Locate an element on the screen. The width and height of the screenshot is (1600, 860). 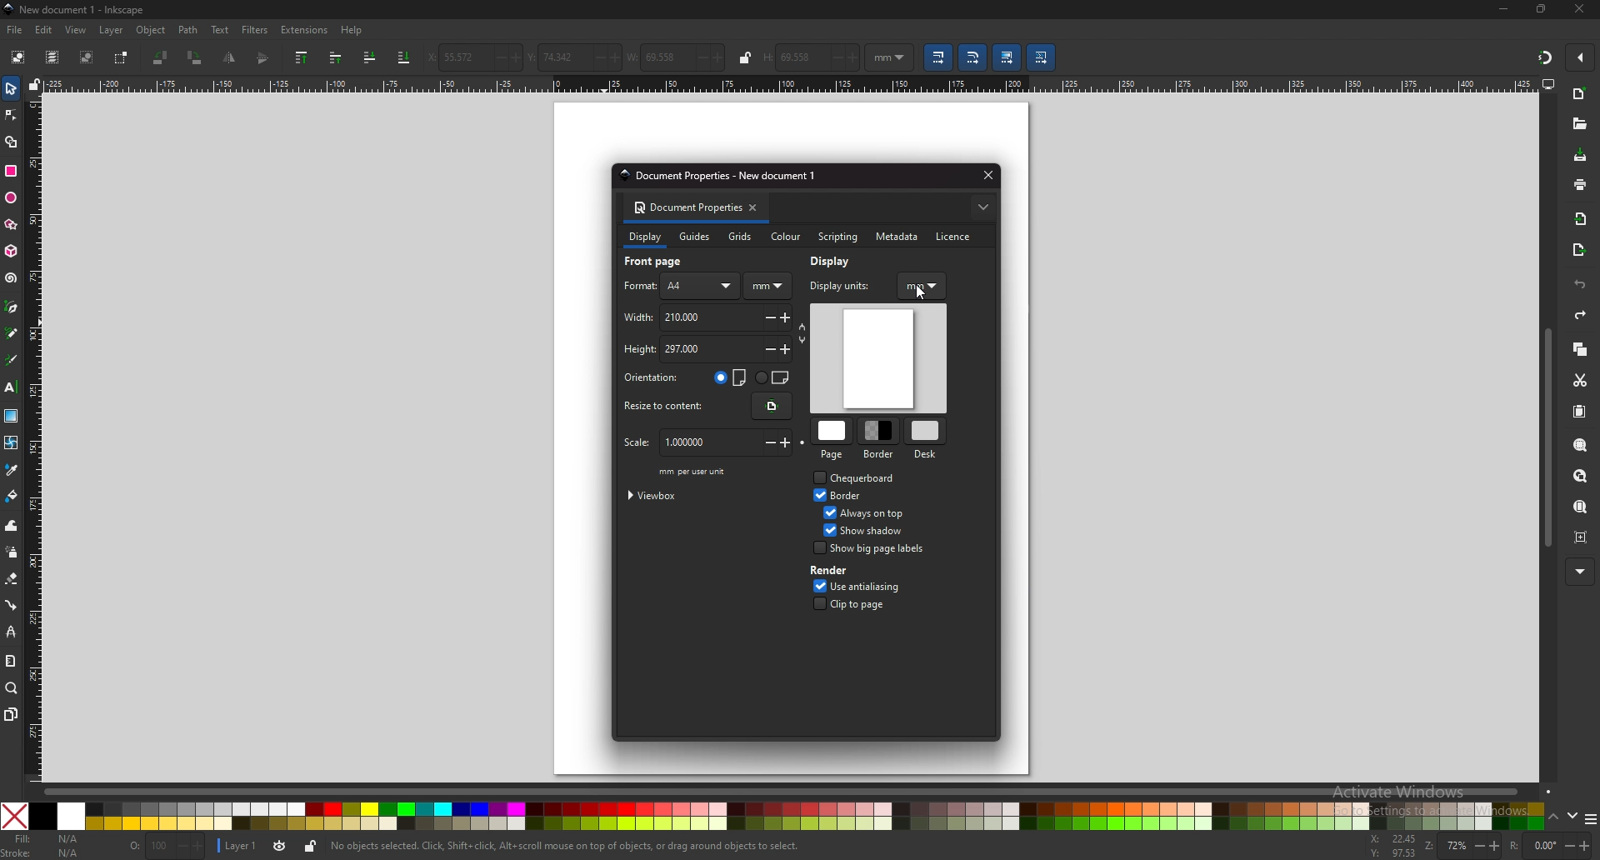
display options is located at coordinates (1548, 84).